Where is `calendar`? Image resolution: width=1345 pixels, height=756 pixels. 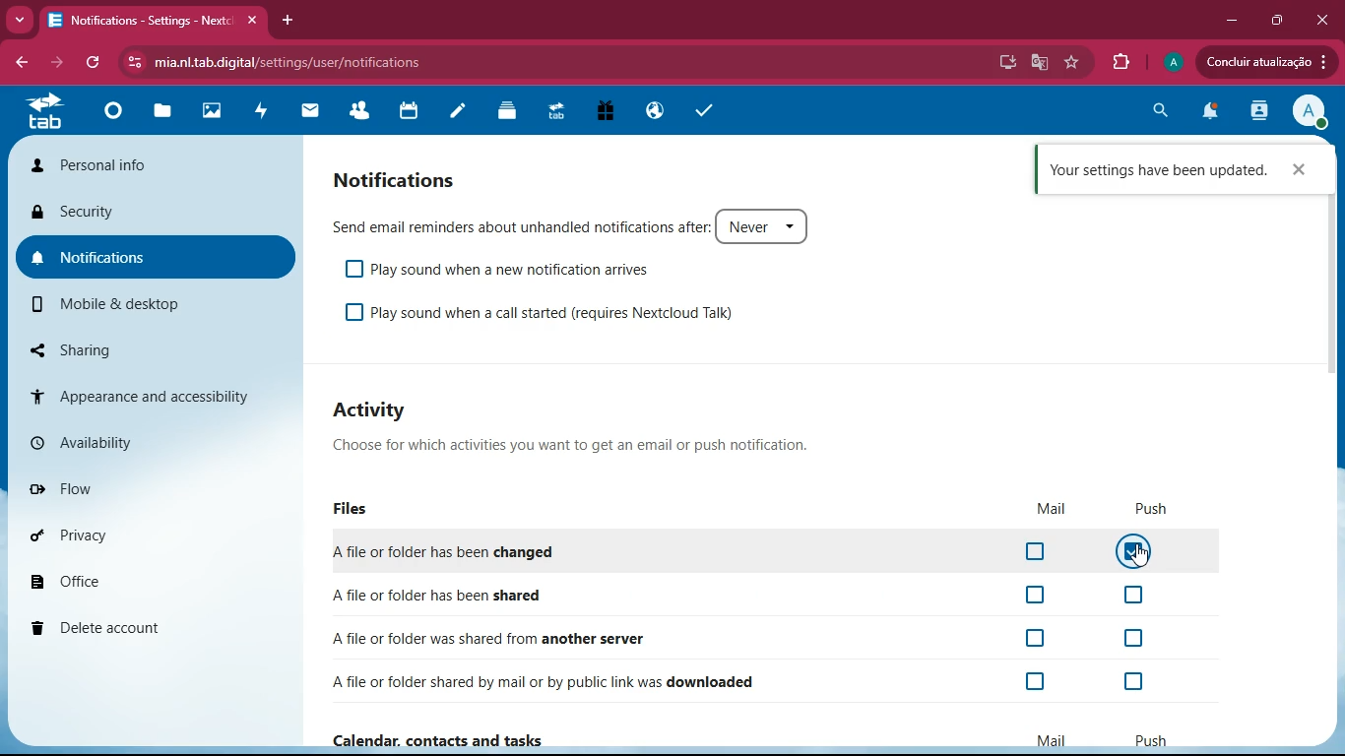
calendar is located at coordinates (409, 110).